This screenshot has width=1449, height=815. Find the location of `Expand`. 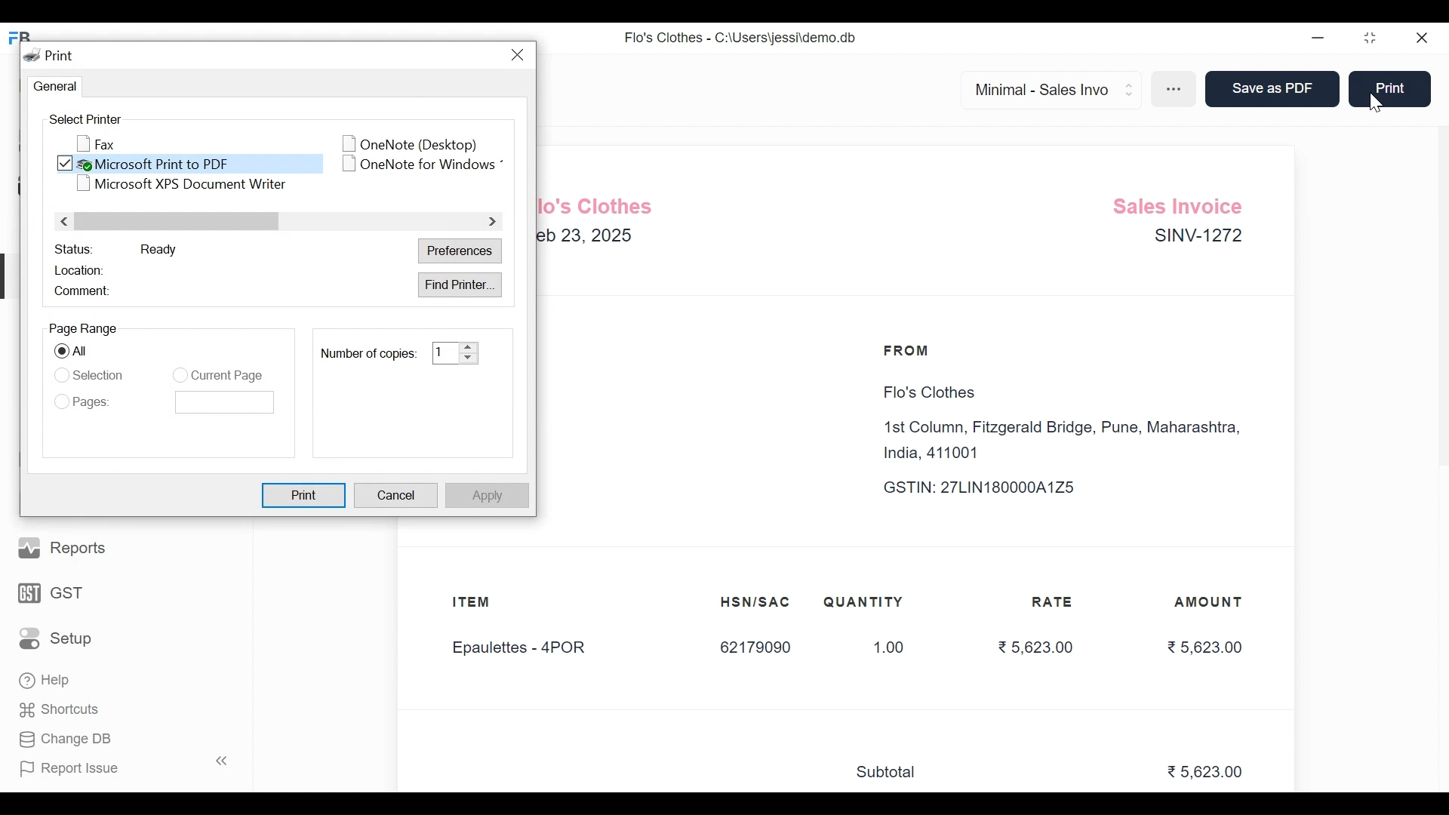

Expand is located at coordinates (469, 352).